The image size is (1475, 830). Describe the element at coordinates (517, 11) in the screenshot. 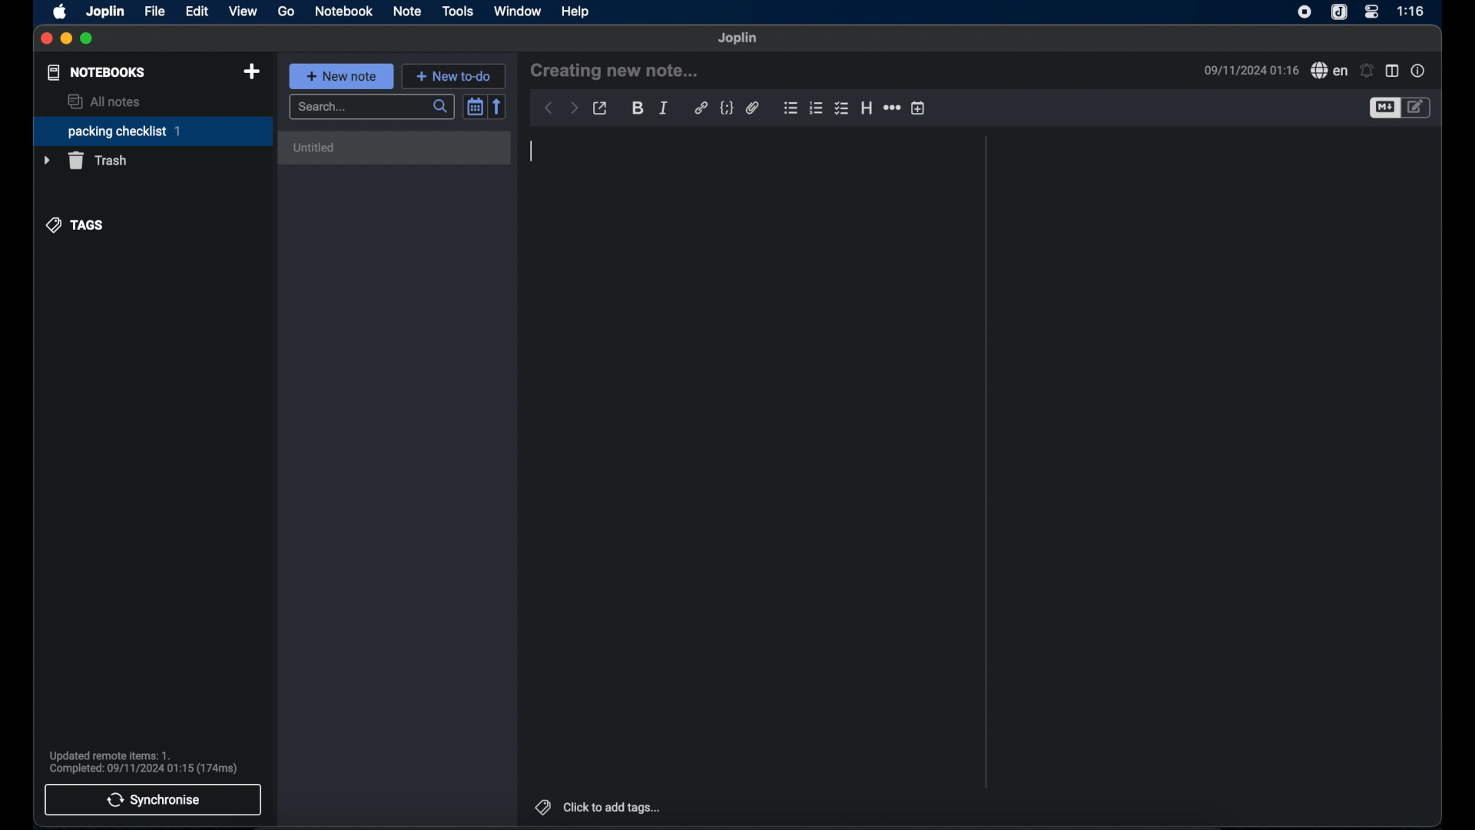

I see `window` at that location.